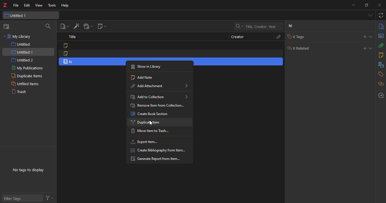 This screenshot has width=386, height=203. Describe the element at coordinates (25, 84) in the screenshot. I see `unfiled items` at that location.